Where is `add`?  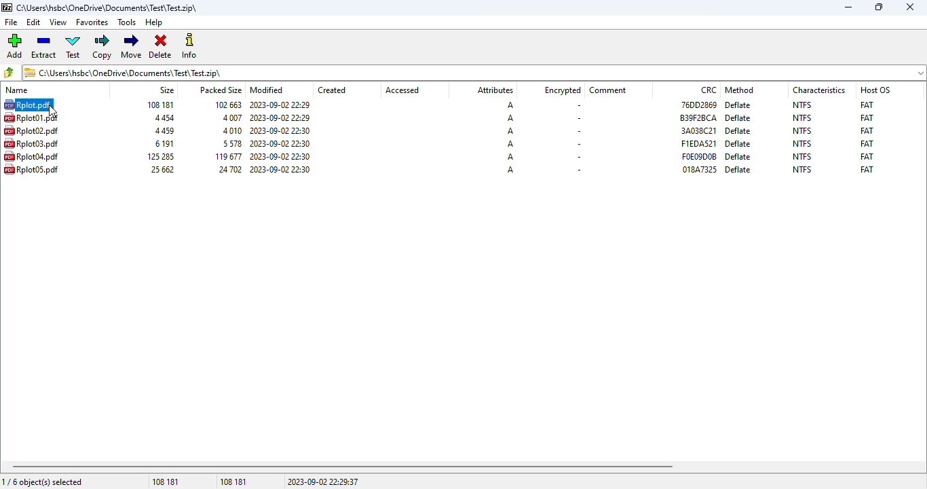
add is located at coordinates (14, 46).